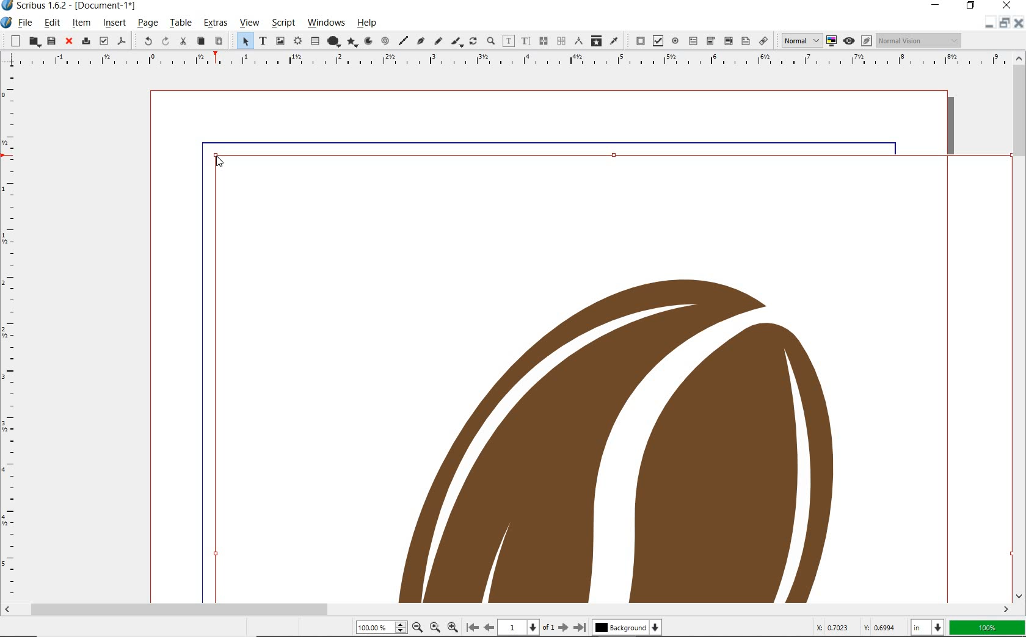 The width and height of the screenshot is (1026, 637). I want to click on Close, so click(1020, 23).